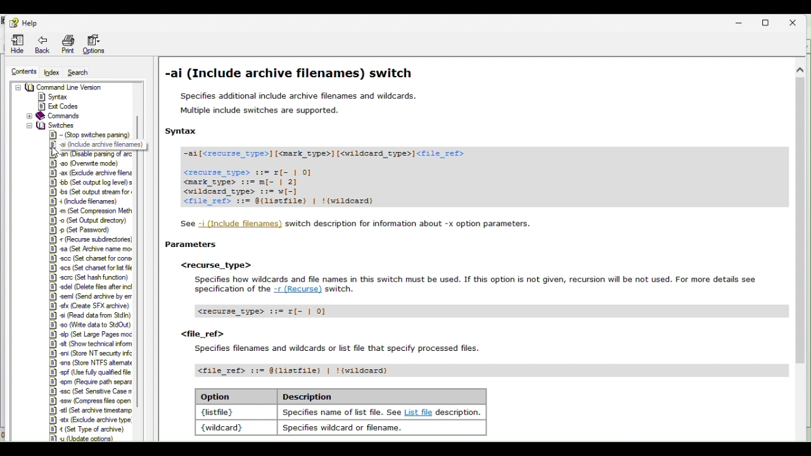 The height and width of the screenshot is (456, 811). Describe the element at coordinates (92, 154) in the screenshot. I see `Usable parsing of arc` at that location.